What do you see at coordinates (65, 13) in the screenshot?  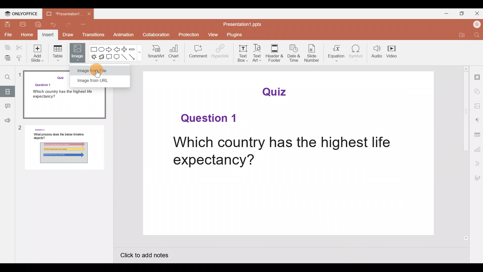 I see `Presentation1.` at bounding box center [65, 13].